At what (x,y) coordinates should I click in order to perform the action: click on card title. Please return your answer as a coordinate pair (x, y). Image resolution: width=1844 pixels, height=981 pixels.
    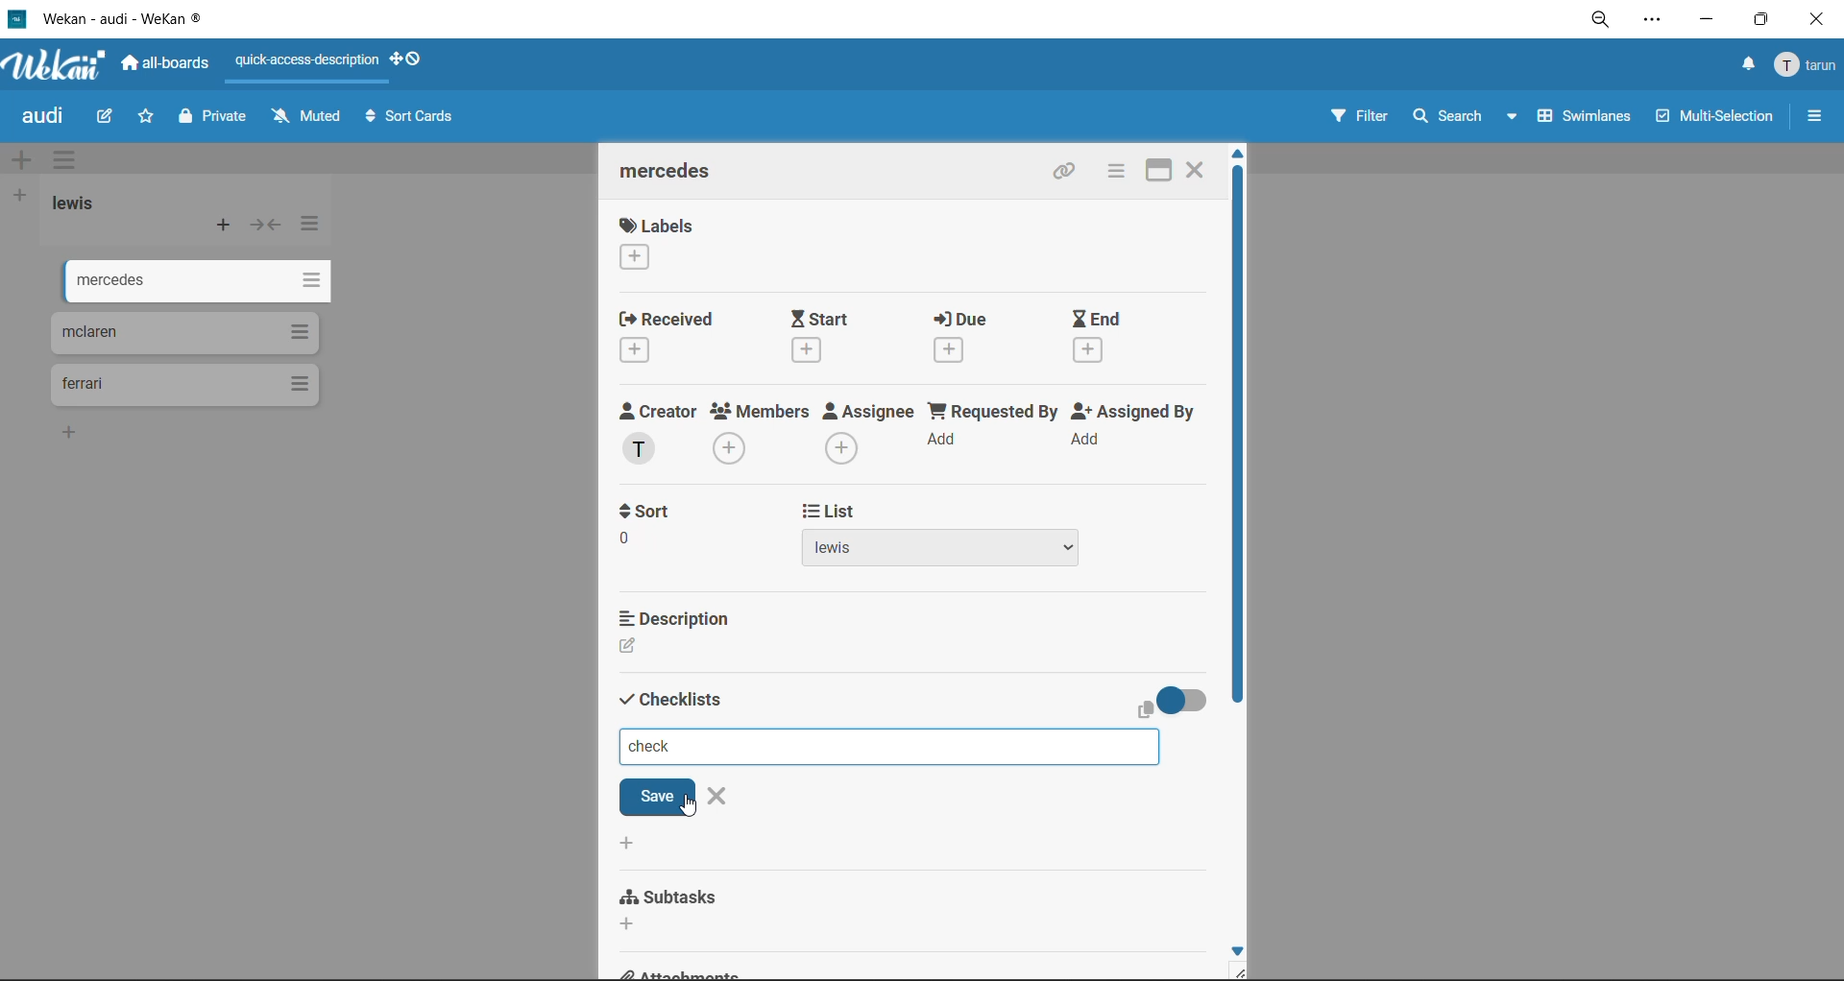
    Looking at the image, I should click on (674, 174).